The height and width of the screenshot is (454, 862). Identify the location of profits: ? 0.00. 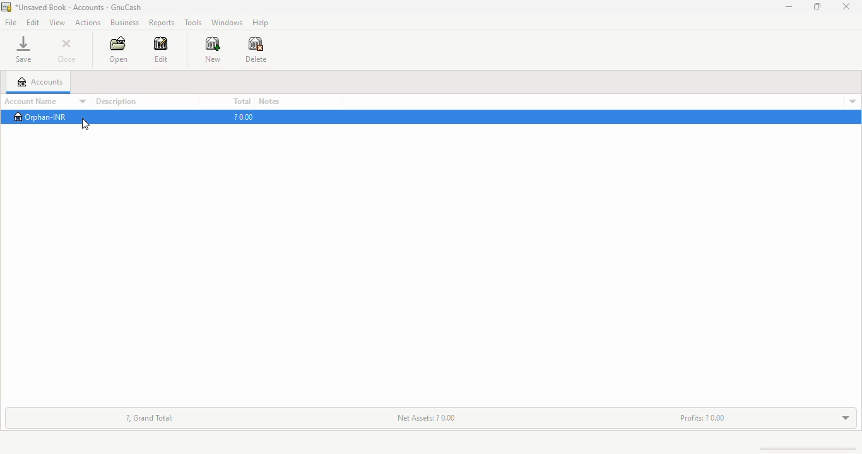
(702, 417).